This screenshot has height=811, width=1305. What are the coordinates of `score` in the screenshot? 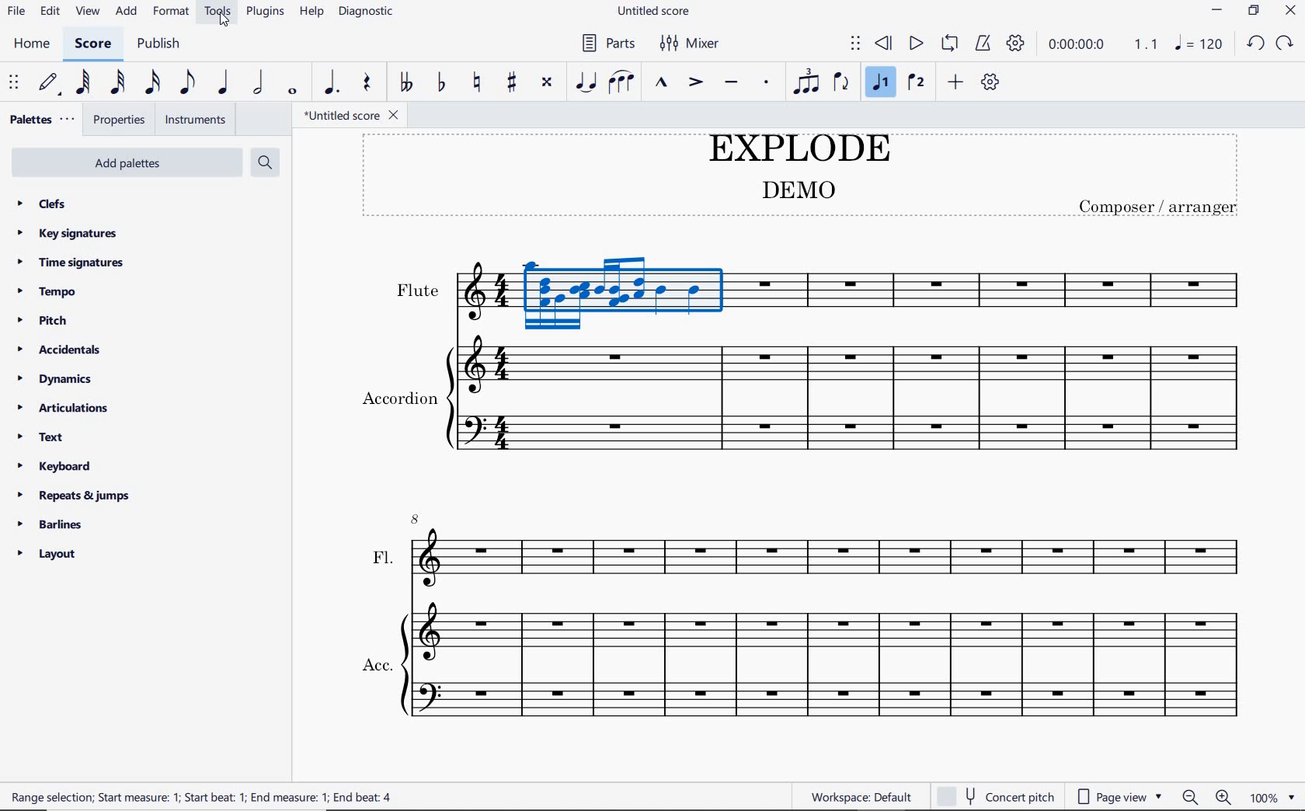 It's located at (93, 44).